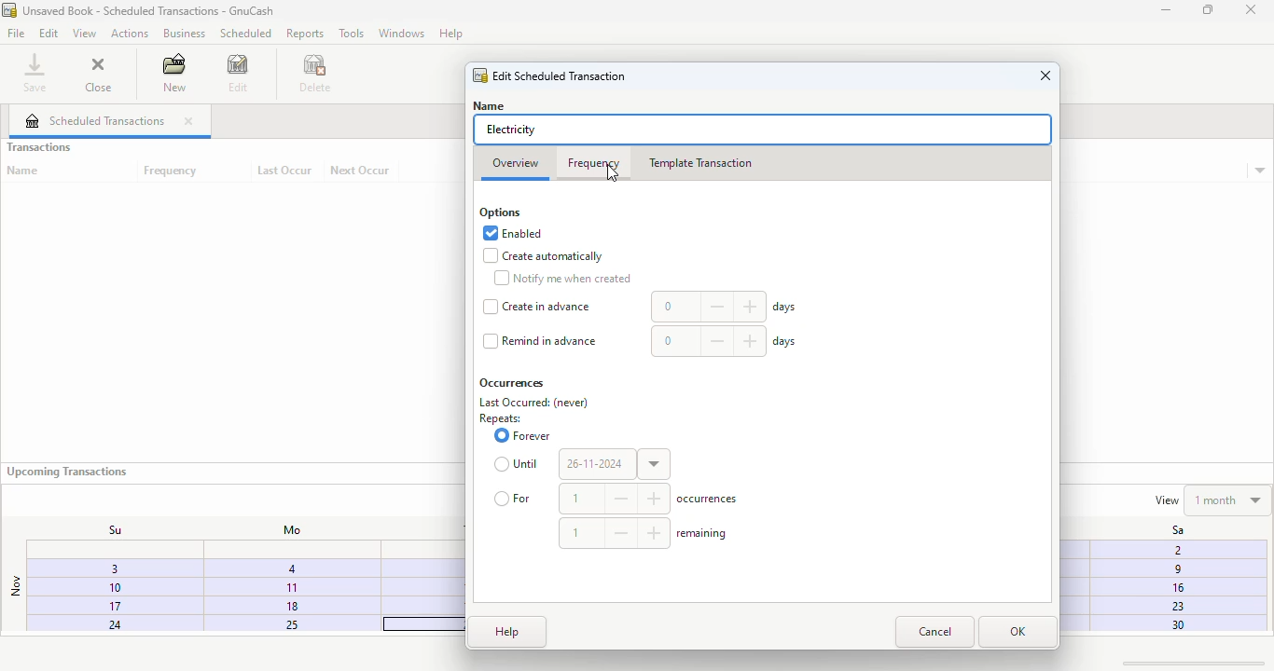 The height and width of the screenshot is (671, 1274). What do you see at coordinates (1174, 549) in the screenshot?
I see `Fi` at bounding box center [1174, 549].